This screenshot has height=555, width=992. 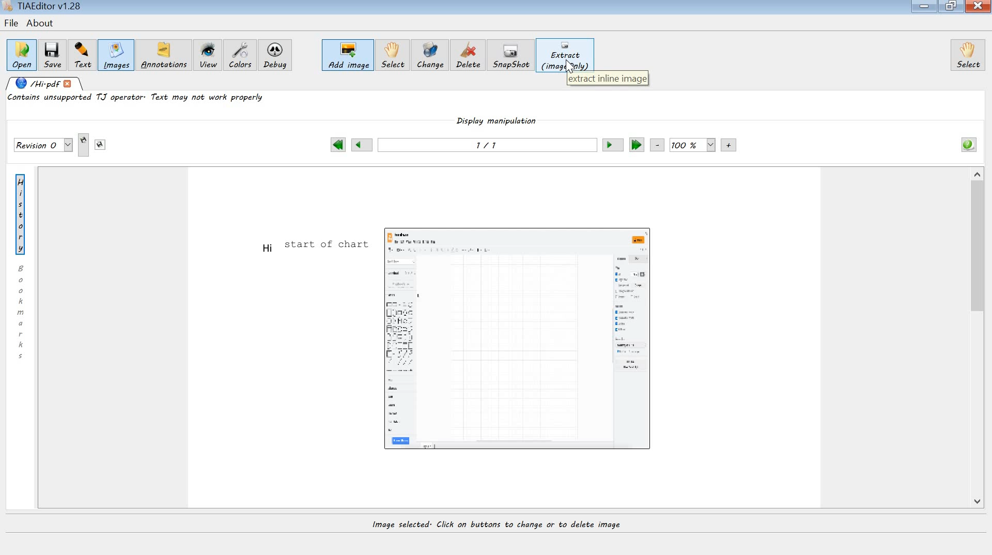 I want to click on content unsupported TJ operator, so click(x=138, y=100).